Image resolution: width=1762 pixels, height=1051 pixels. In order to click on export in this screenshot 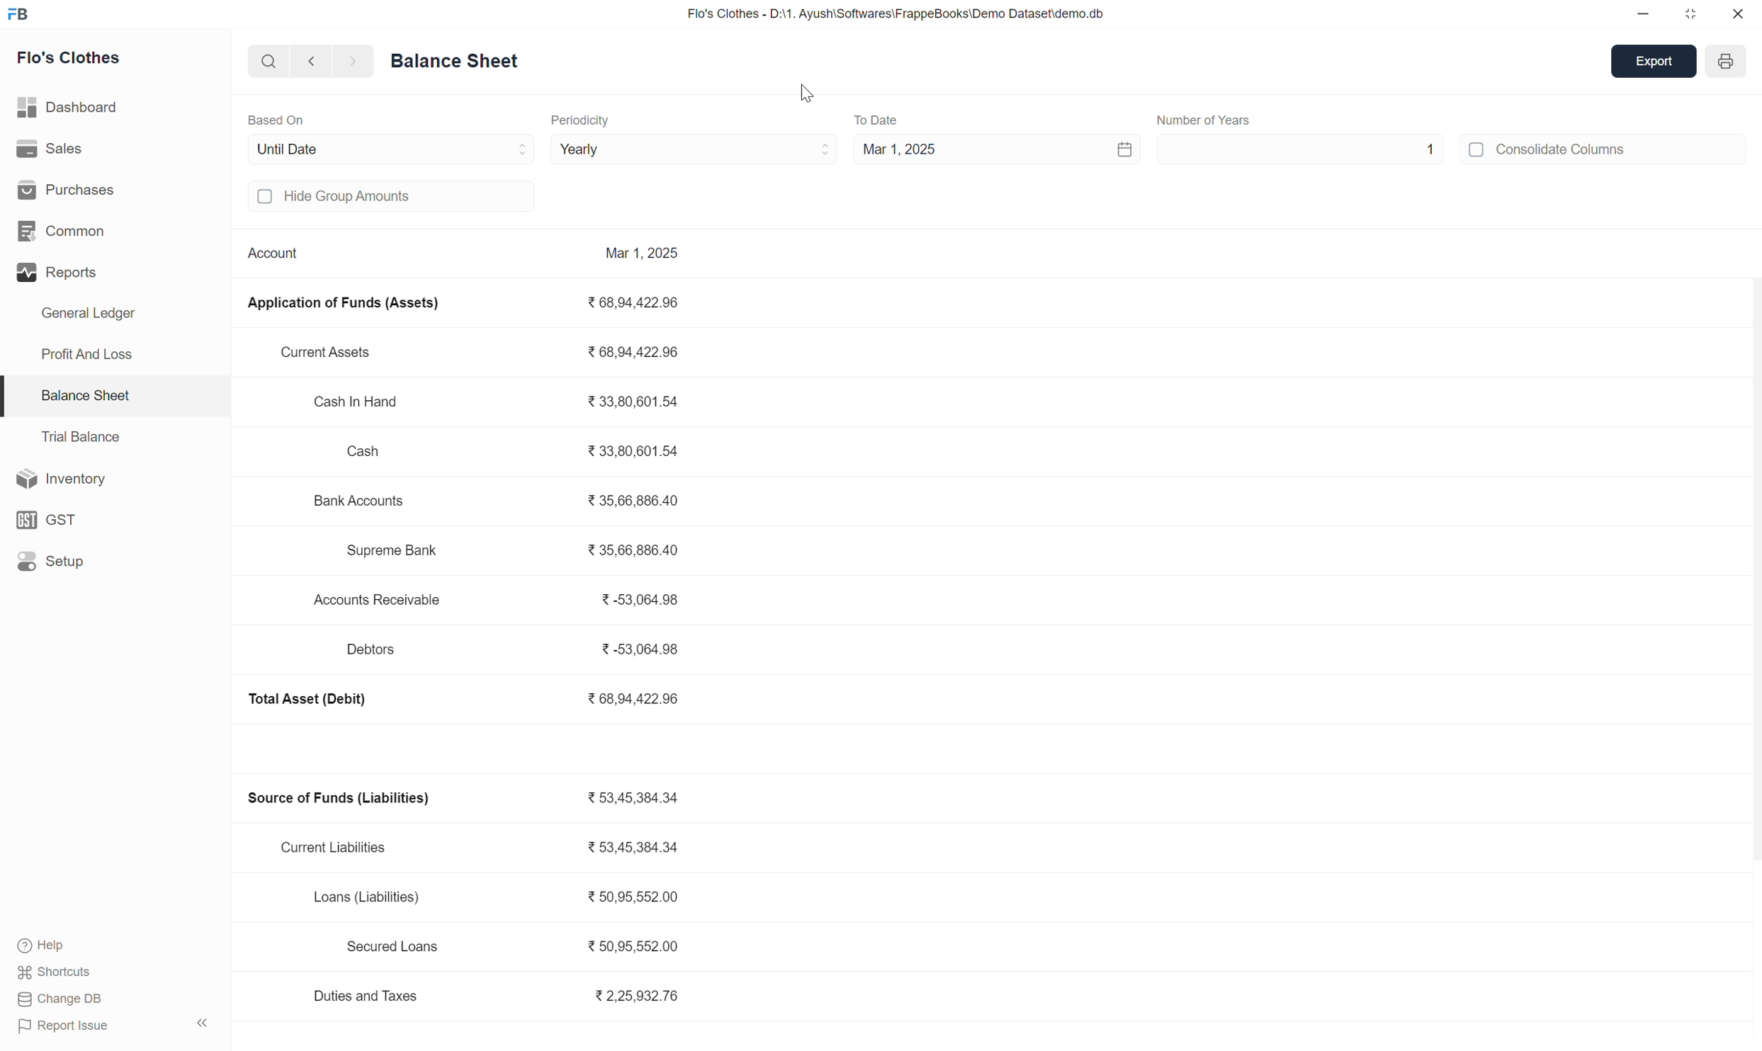, I will do `click(1654, 62)`.